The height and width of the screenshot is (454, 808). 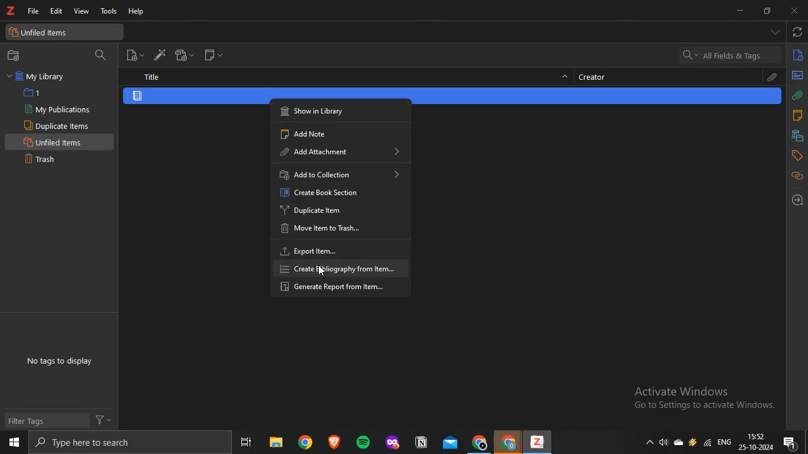 What do you see at coordinates (109, 12) in the screenshot?
I see `tools` at bounding box center [109, 12].